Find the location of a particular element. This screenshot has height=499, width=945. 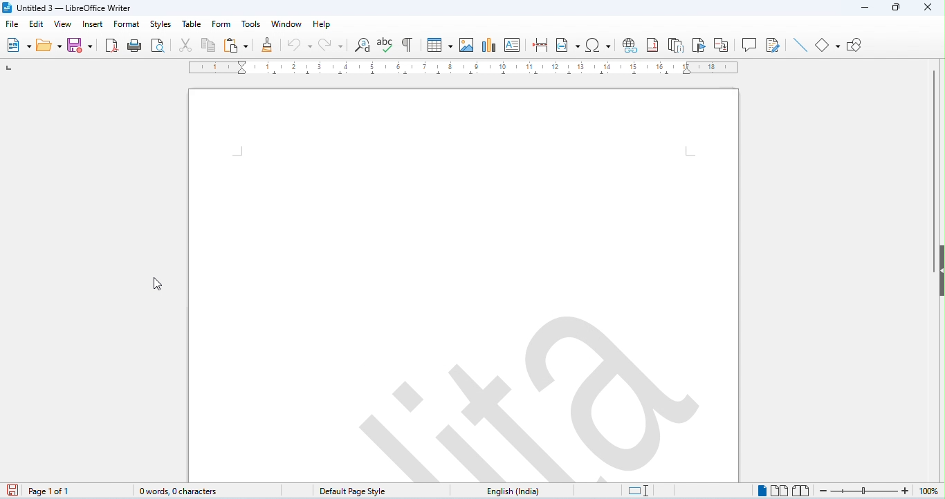

page break is located at coordinates (541, 44).